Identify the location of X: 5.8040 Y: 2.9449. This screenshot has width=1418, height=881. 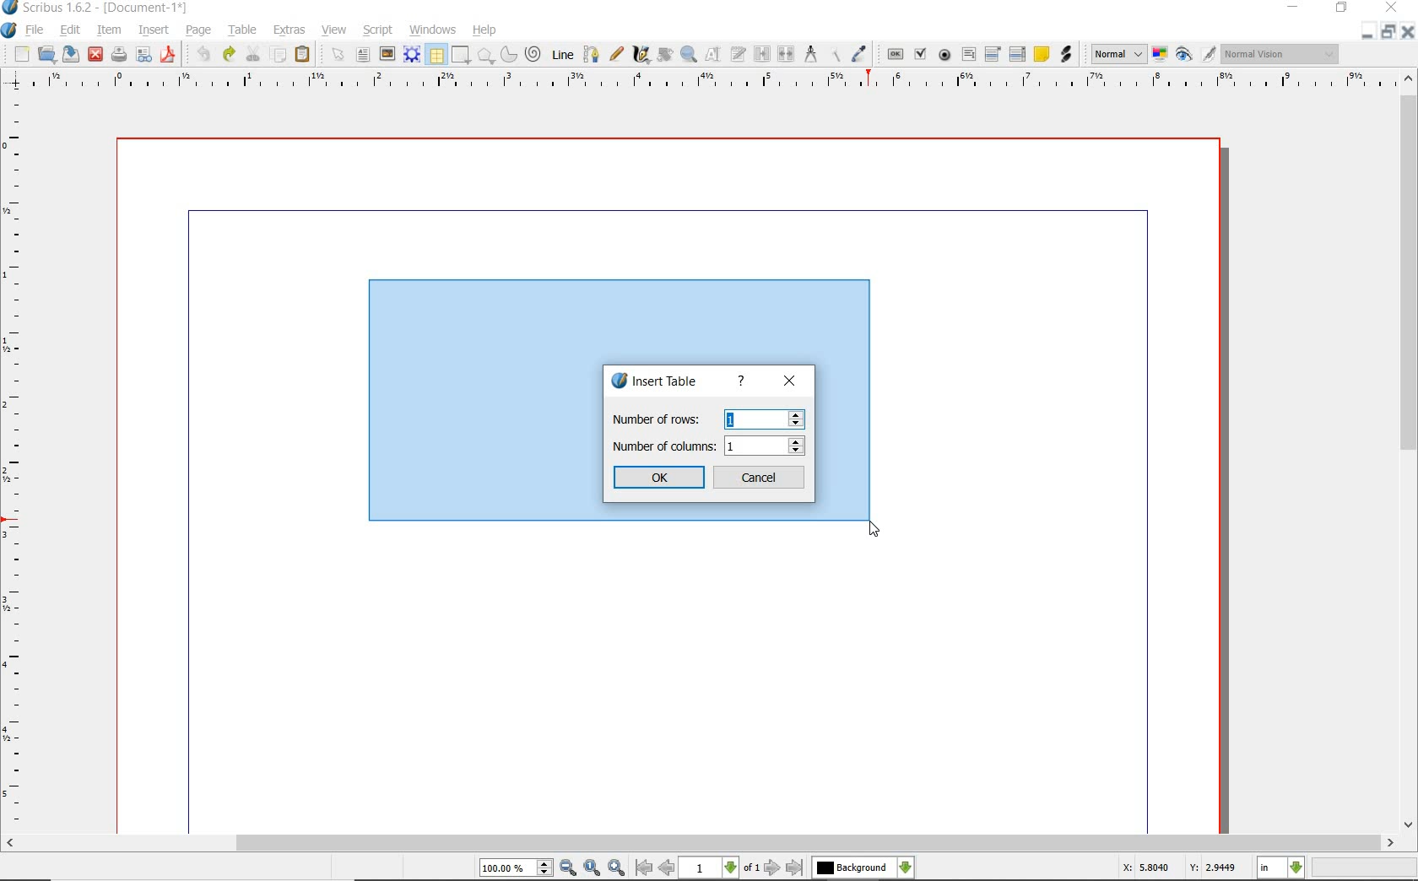
(1178, 868).